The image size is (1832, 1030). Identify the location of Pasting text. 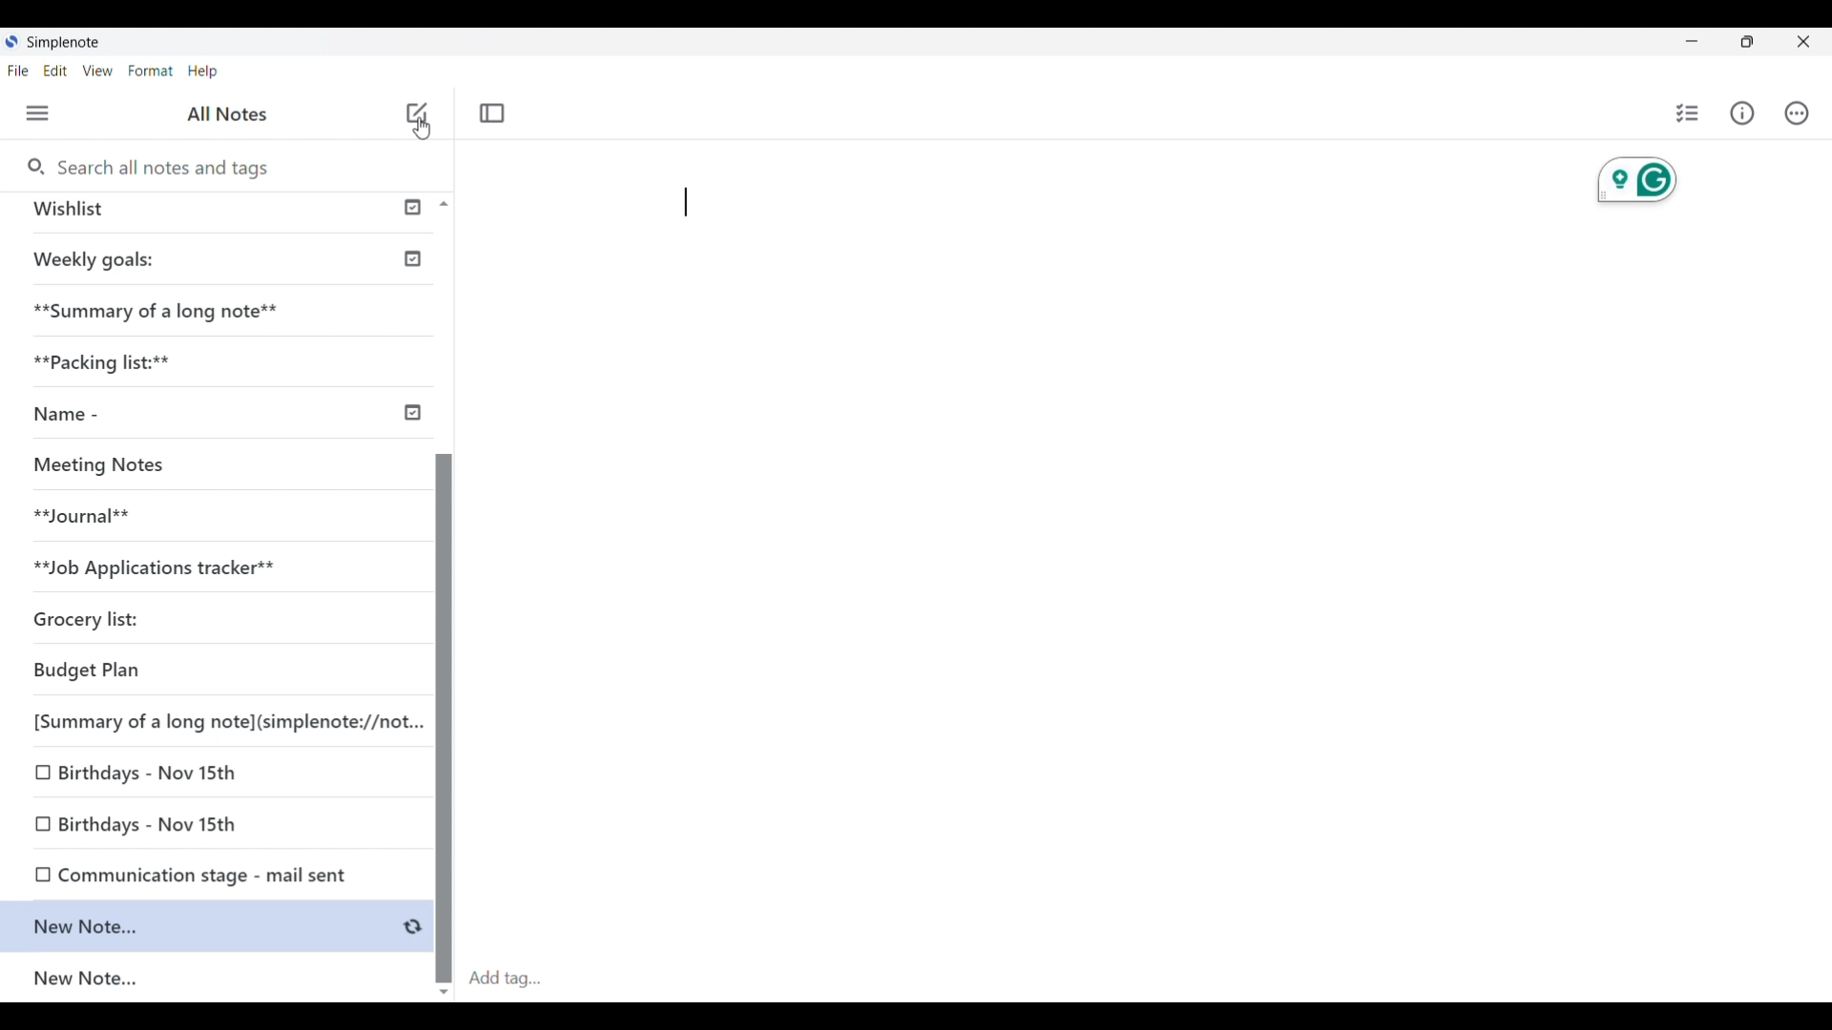
(686, 202).